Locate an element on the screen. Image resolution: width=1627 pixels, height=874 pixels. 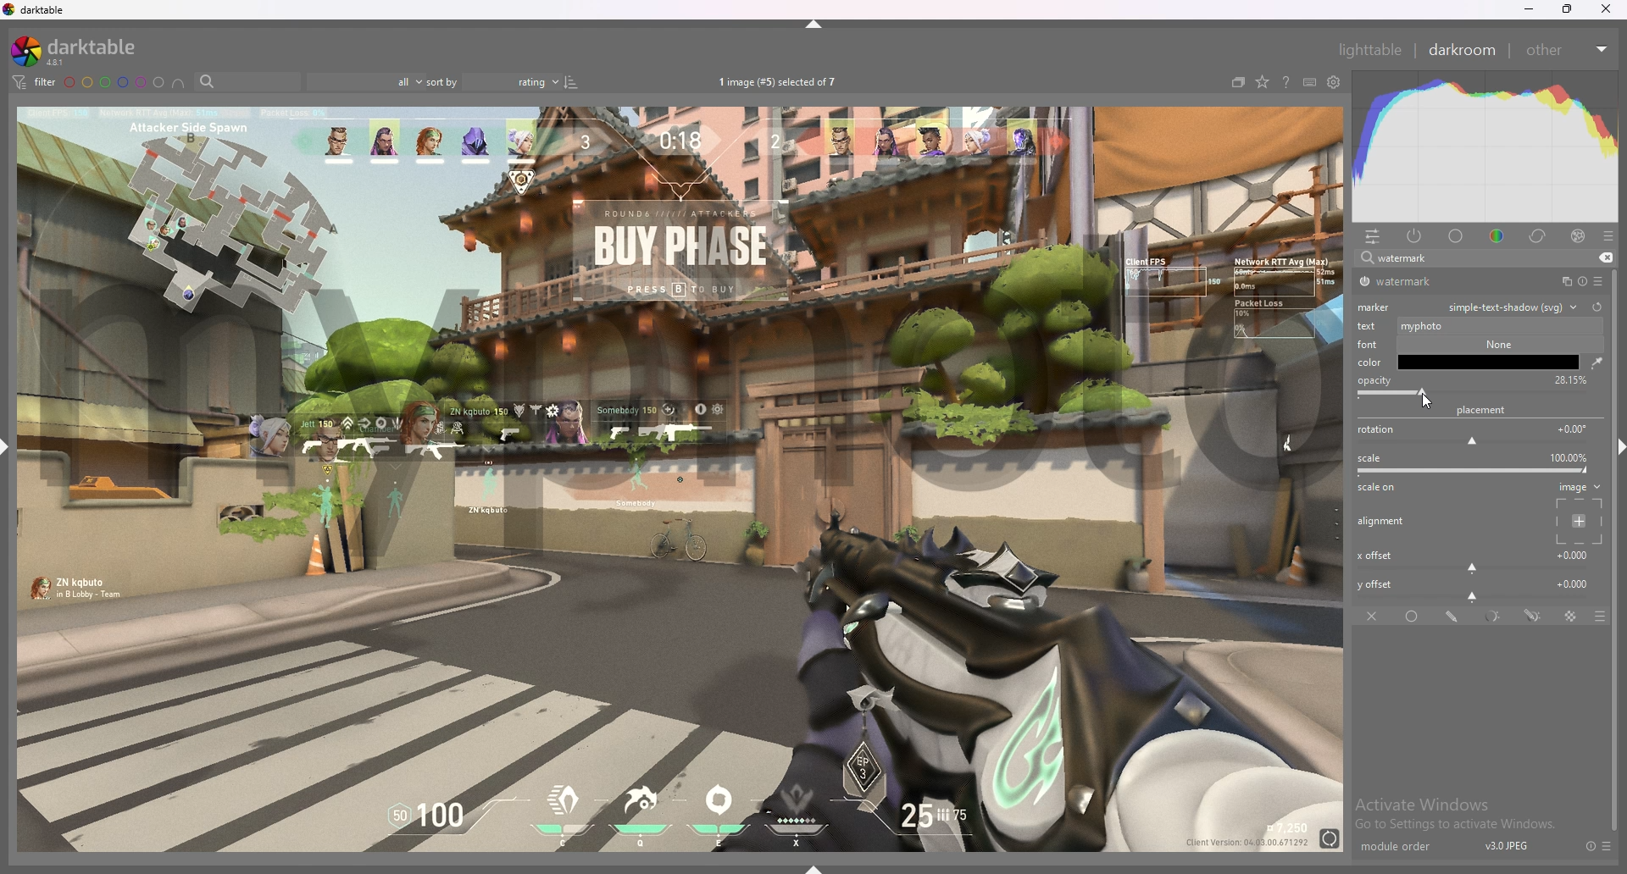
photo is located at coordinates (679, 711).